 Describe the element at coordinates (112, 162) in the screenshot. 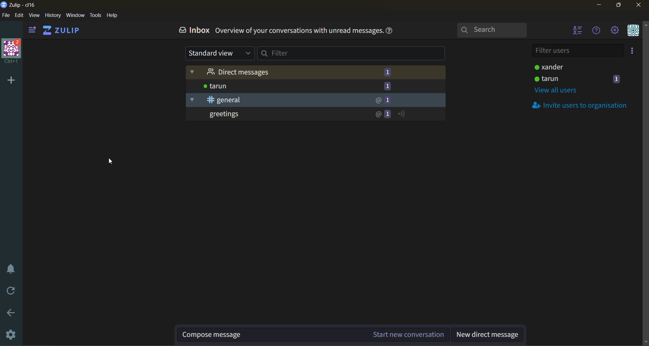

I see `Cursor` at that location.